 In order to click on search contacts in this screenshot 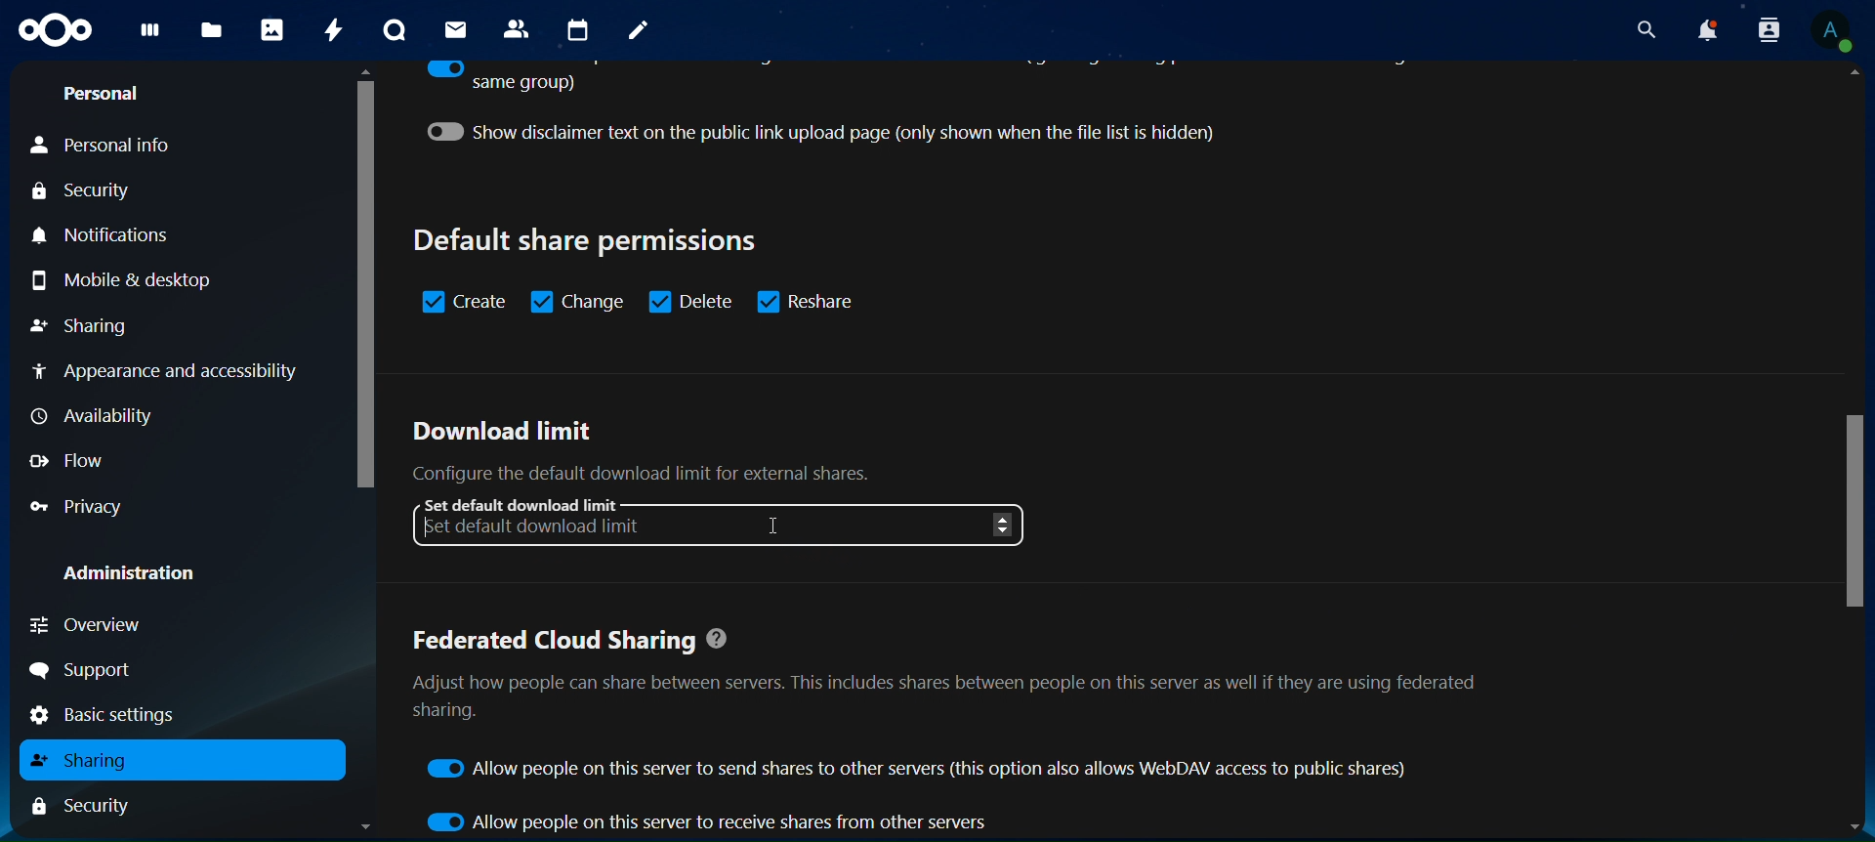, I will do `click(1768, 30)`.